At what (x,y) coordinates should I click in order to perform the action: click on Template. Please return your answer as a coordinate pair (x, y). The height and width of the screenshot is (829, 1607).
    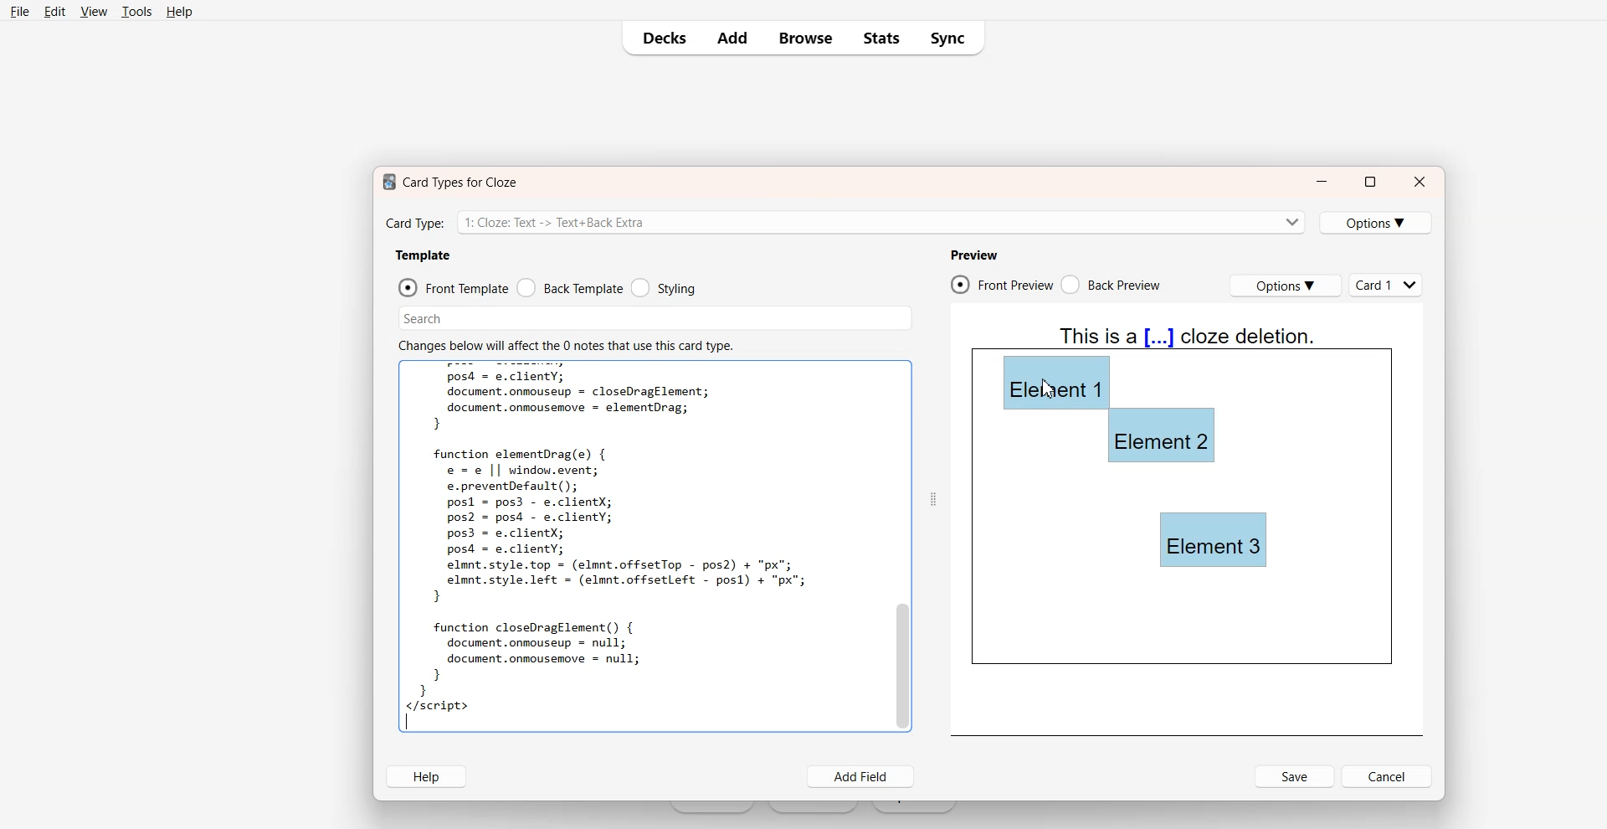
    Looking at the image, I should click on (423, 255).